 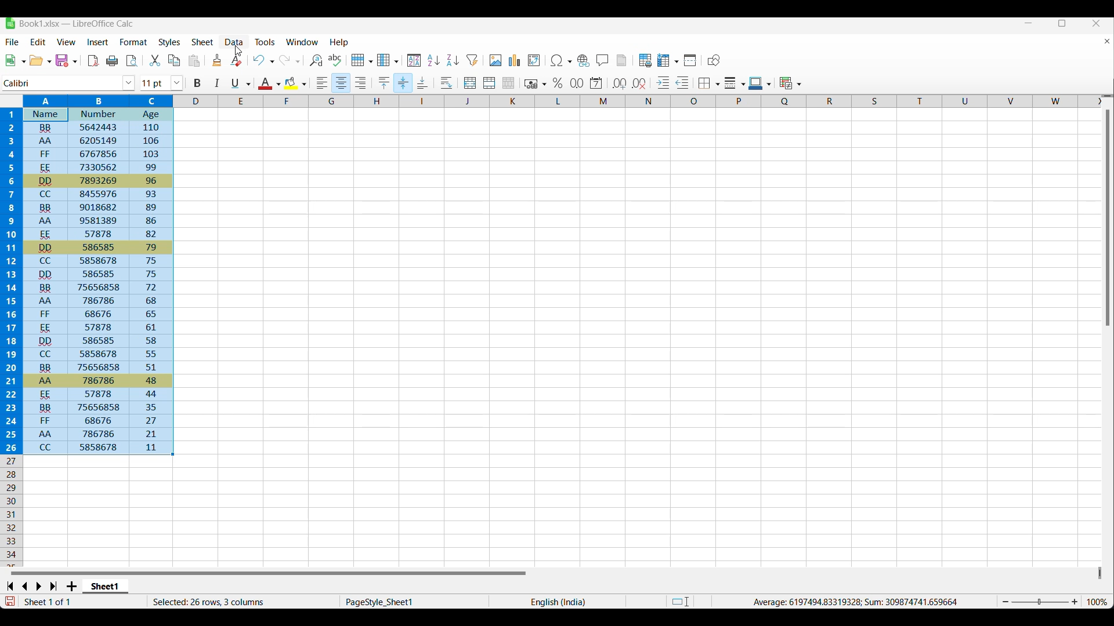 What do you see at coordinates (169, 42) in the screenshot?
I see `Styles menu` at bounding box center [169, 42].